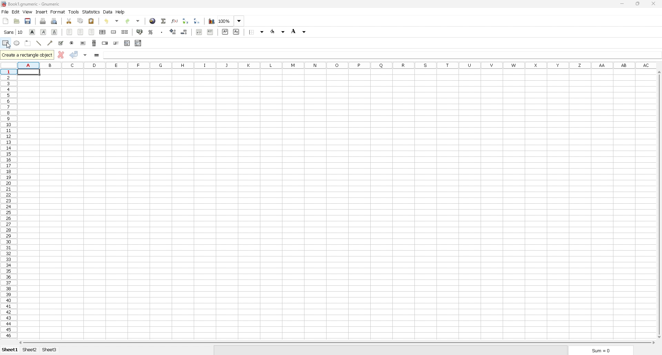 The height and width of the screenshot is (355, 662). I want to click on italic, so click(43, 32).